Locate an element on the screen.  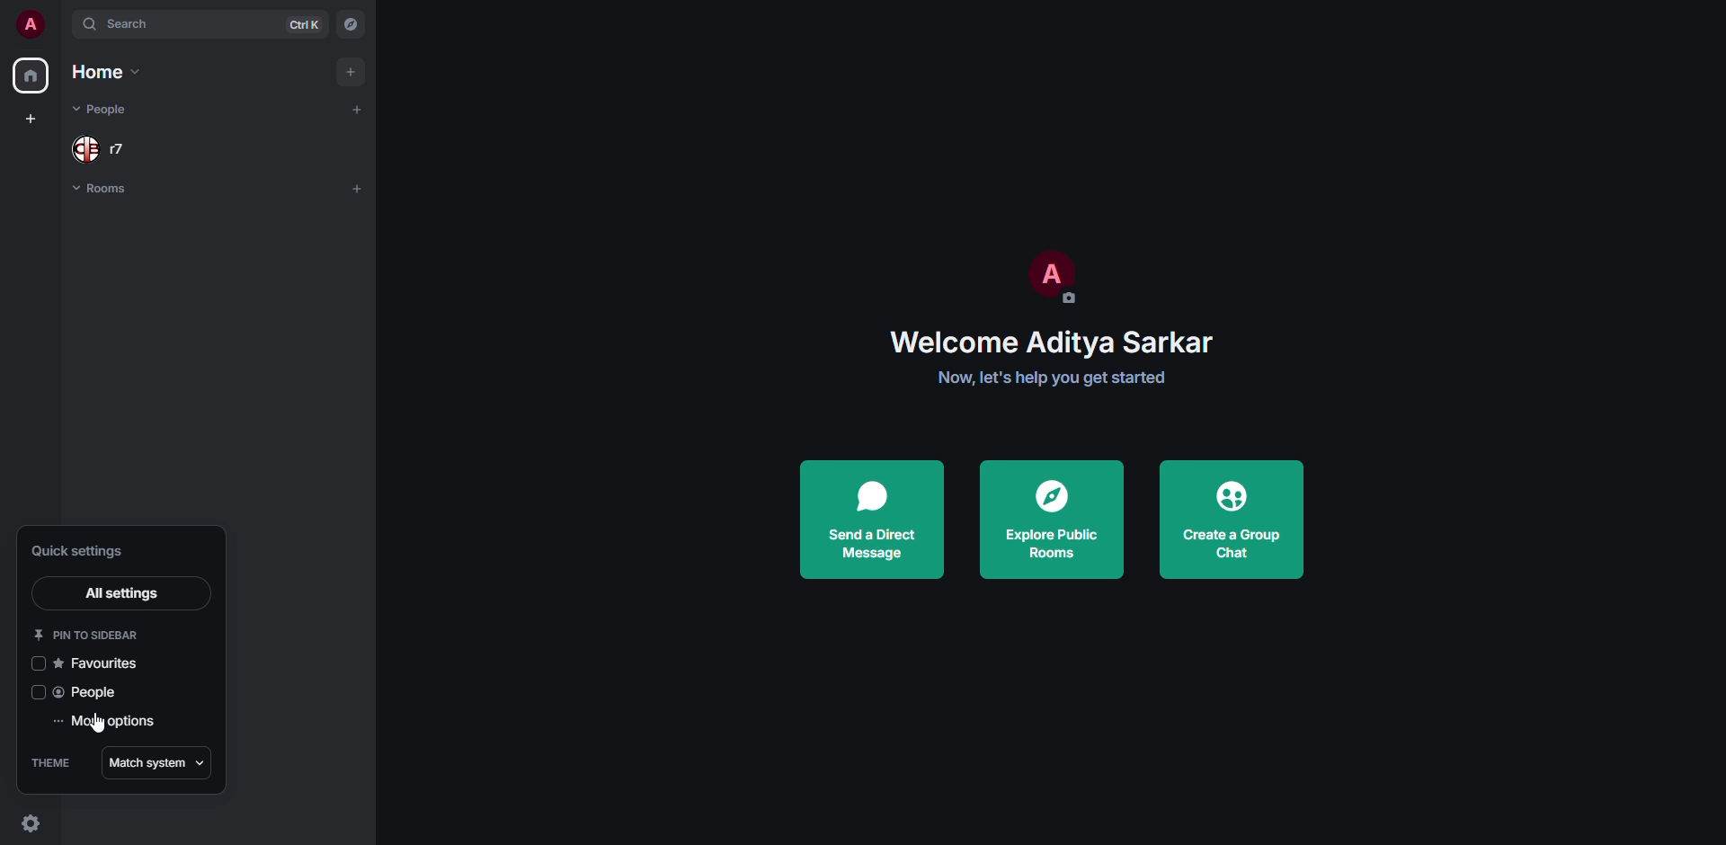
send direct message is located at coordinates (880, 517).